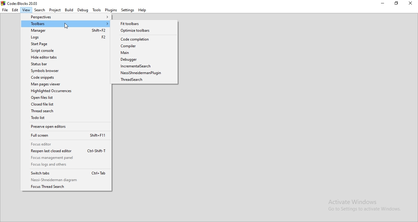 This screenshot has width=418, height=222. Describe the element at coordinates (66, 38) in the screenshot. I see `Logs ` at that location.